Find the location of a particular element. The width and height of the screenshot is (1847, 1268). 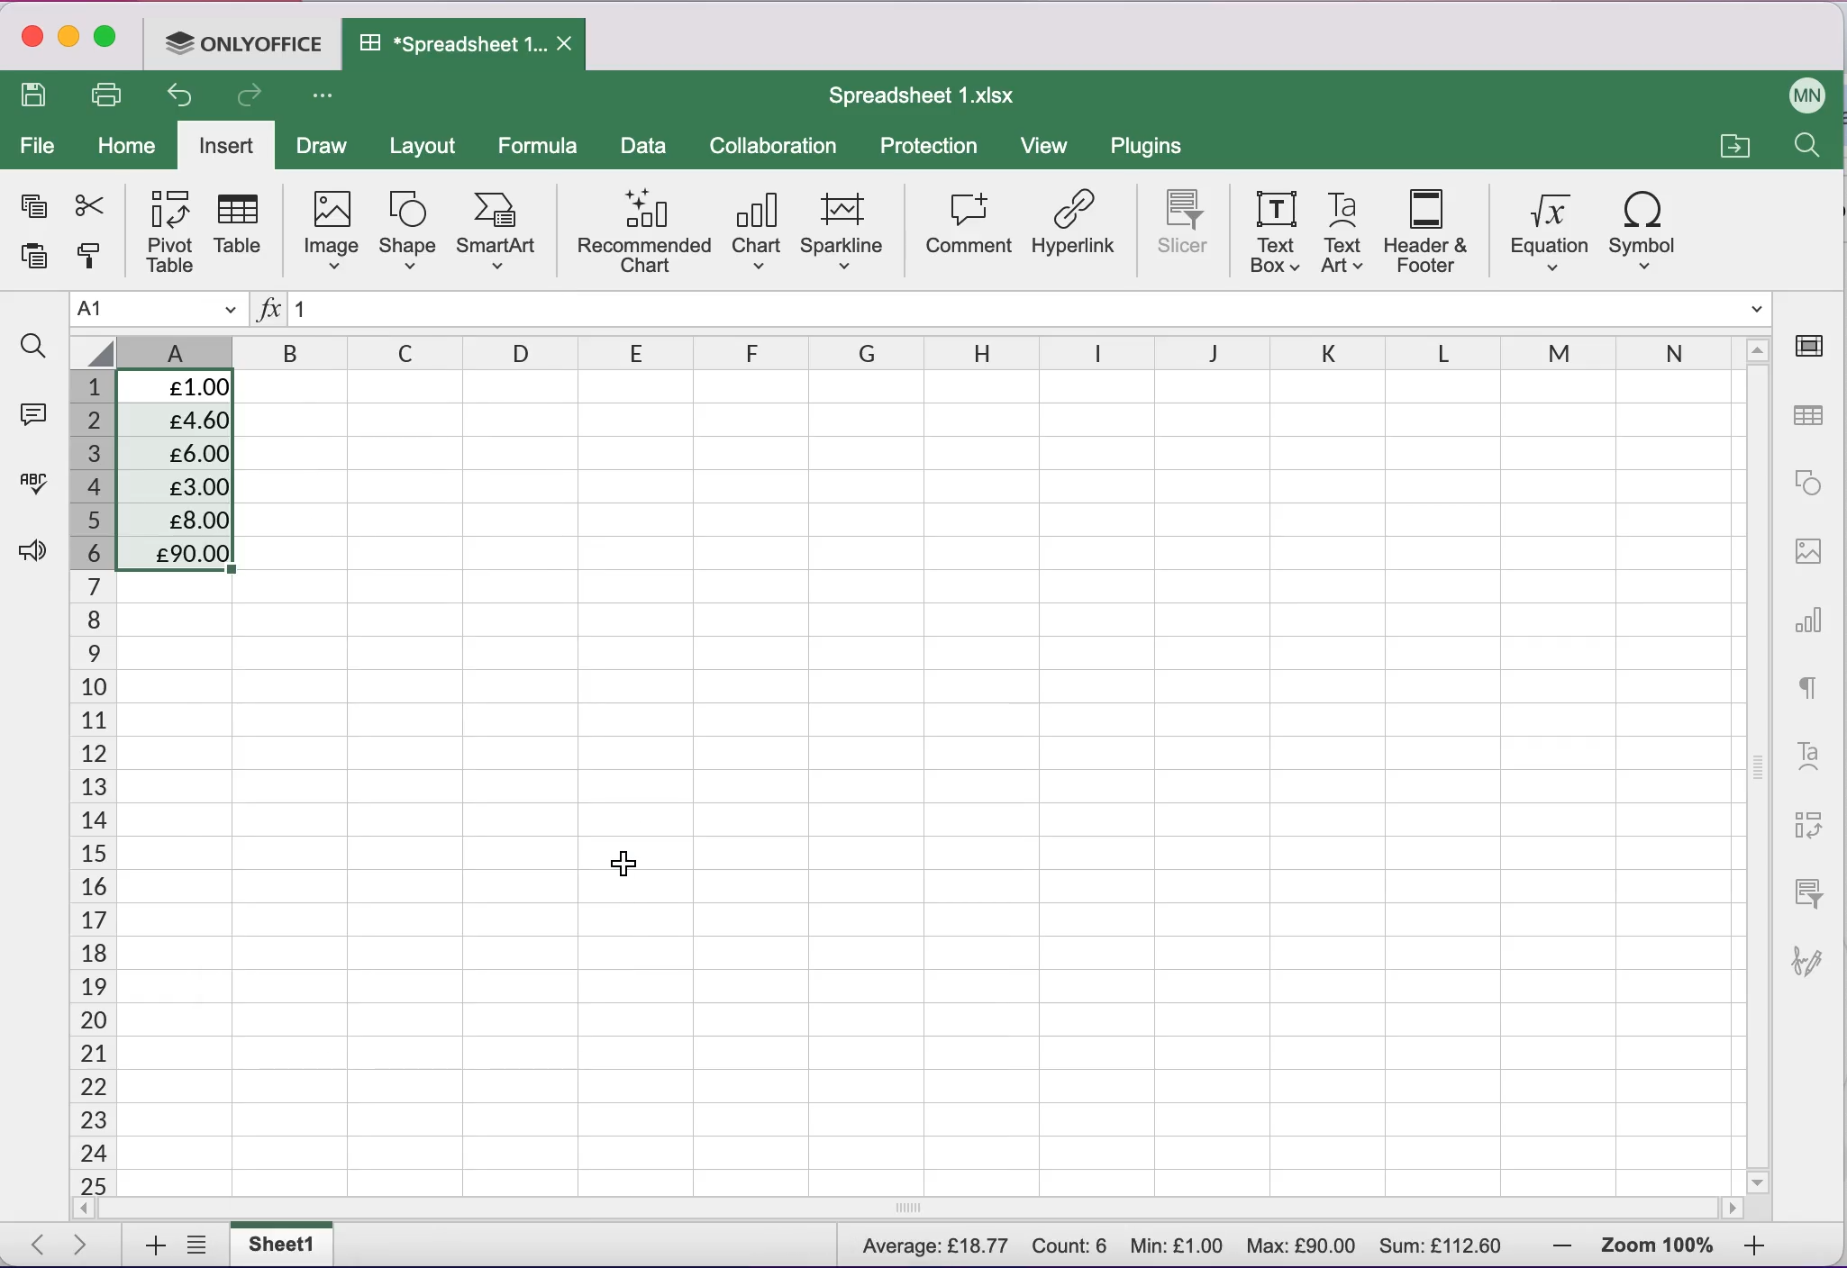

copy style is located at coordinates (85, 258).